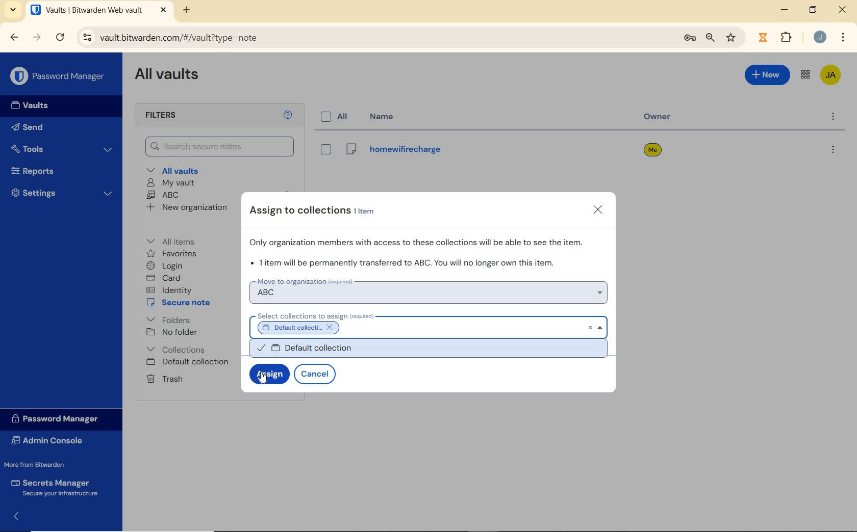 The width and height of the screenshot is (857, 532). I want to click on more options, so click(832, 151).